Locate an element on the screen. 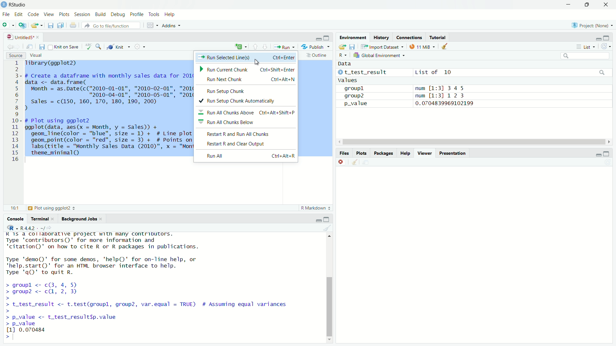 The width and height of the screenshot is (616, 346). minimise is located at coordinates (318, 220).